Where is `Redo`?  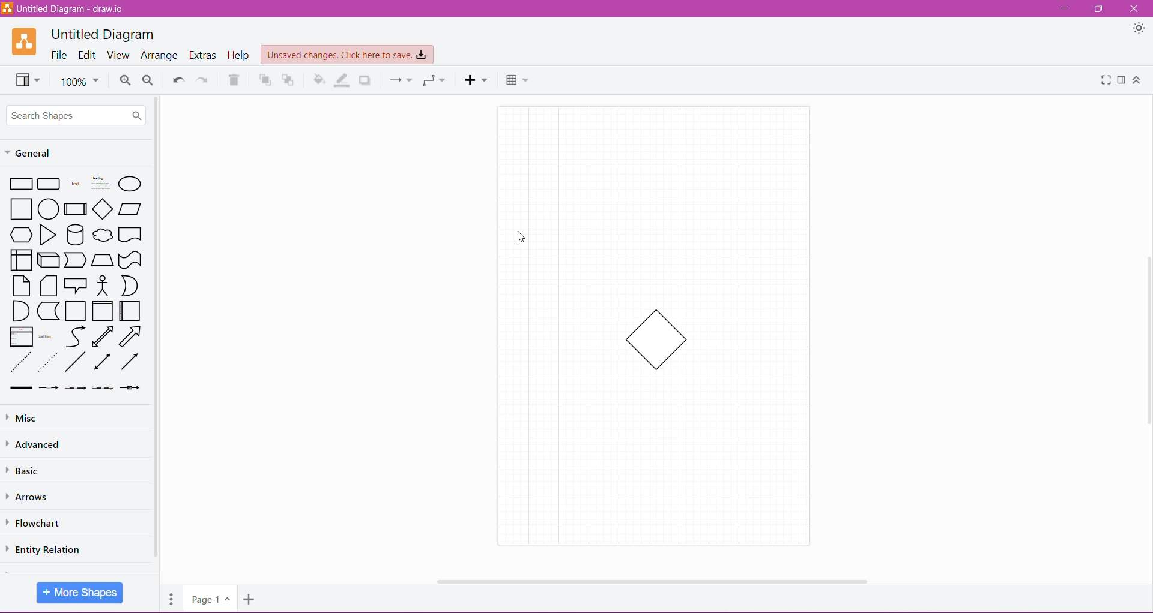 Redo is located at coordinates (205, 80).